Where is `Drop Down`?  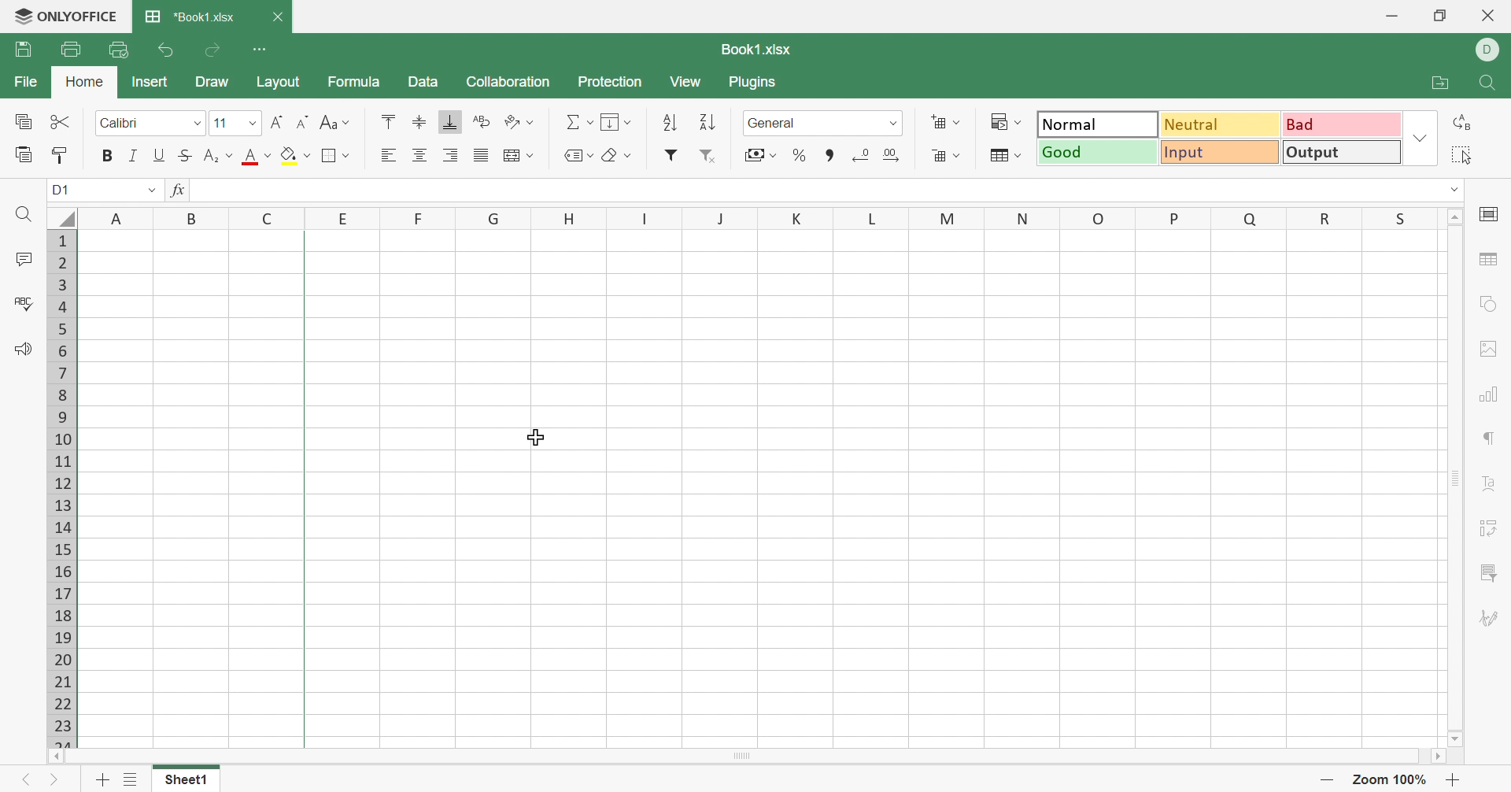 Drop Down is located at coordinates (958, 123).